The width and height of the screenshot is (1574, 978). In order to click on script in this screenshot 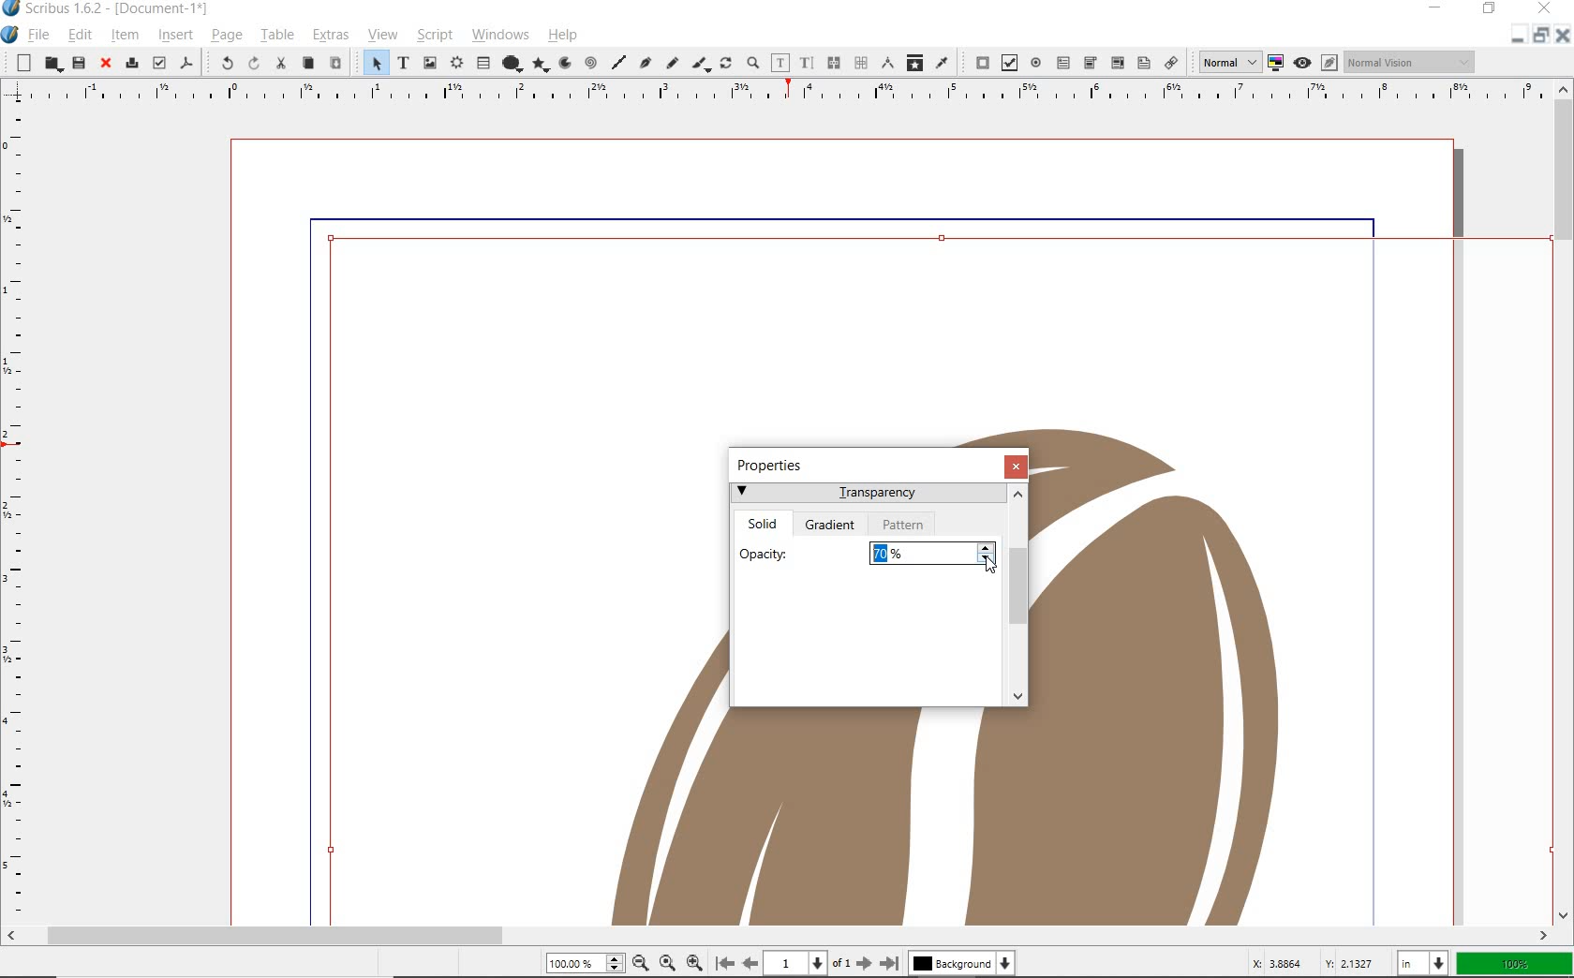, I will do `click(434, 36)`.